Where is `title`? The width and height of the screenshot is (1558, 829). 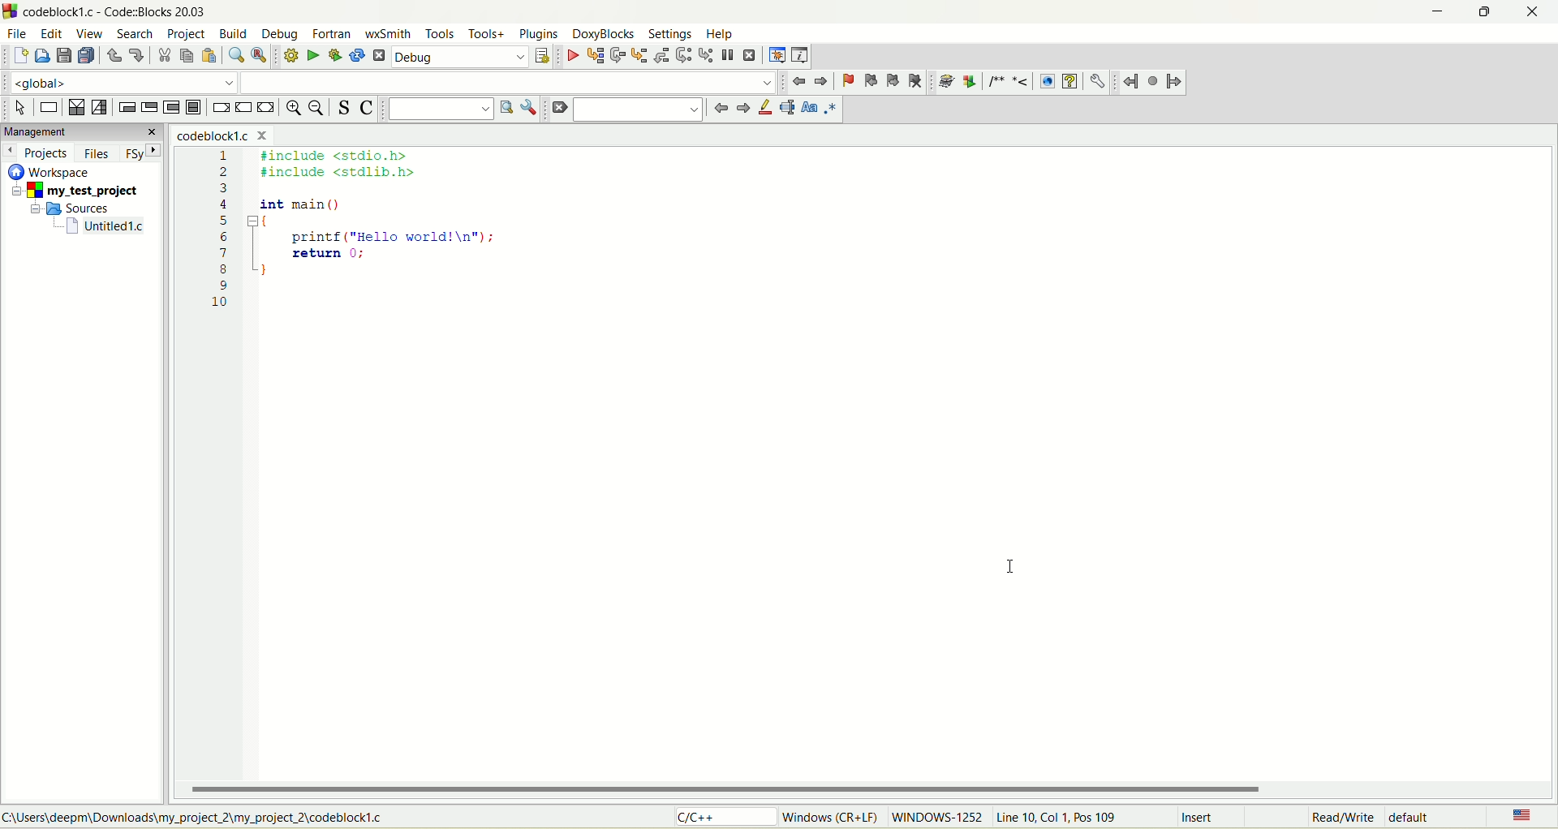 title is located at coordinates (124, 11).